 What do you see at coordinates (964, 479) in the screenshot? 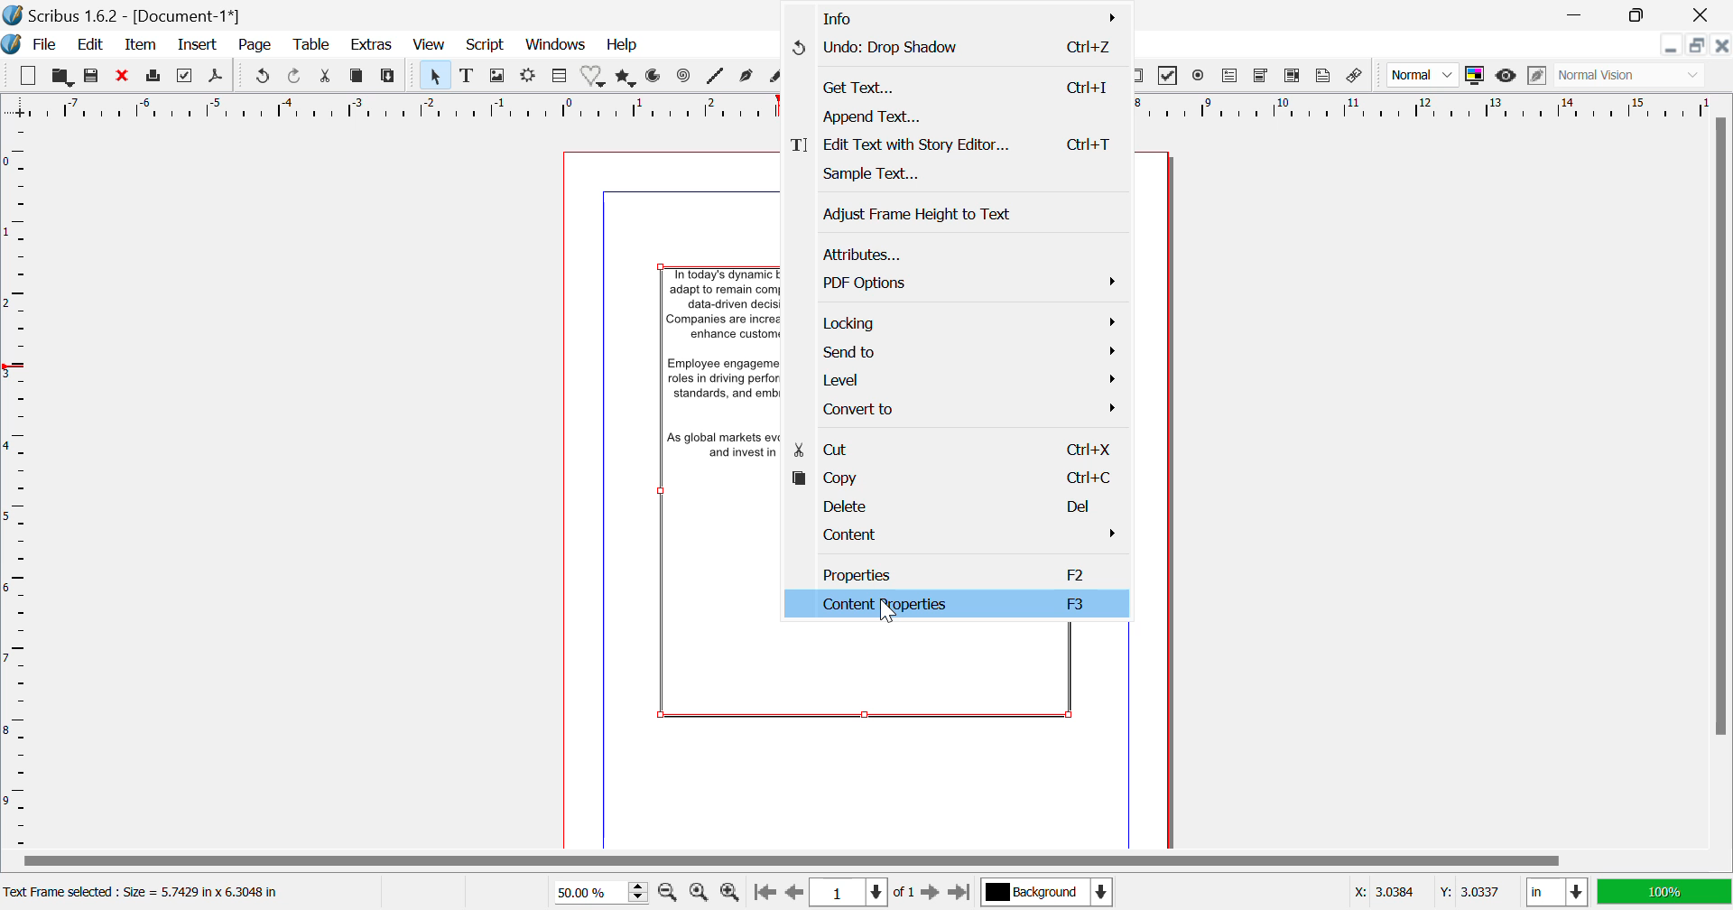
I see `Copy` at bounding box center [964, 479].